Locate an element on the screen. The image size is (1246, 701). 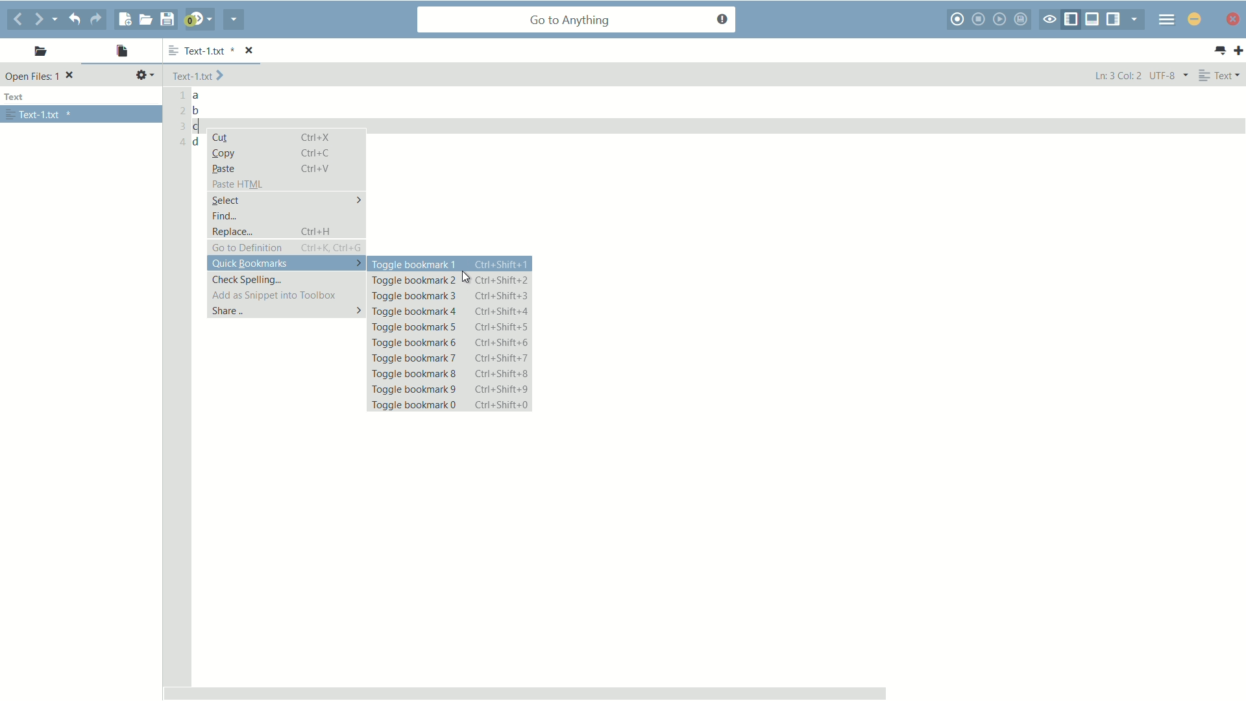
paste ctrl+V is located at coordinates (270, 168).